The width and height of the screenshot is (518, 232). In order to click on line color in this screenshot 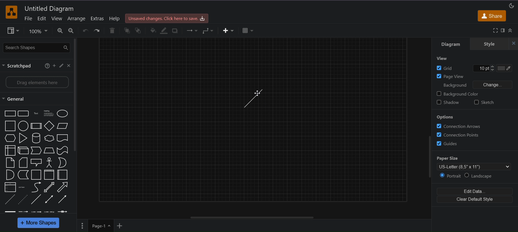, I will do `click(165, 30)`.